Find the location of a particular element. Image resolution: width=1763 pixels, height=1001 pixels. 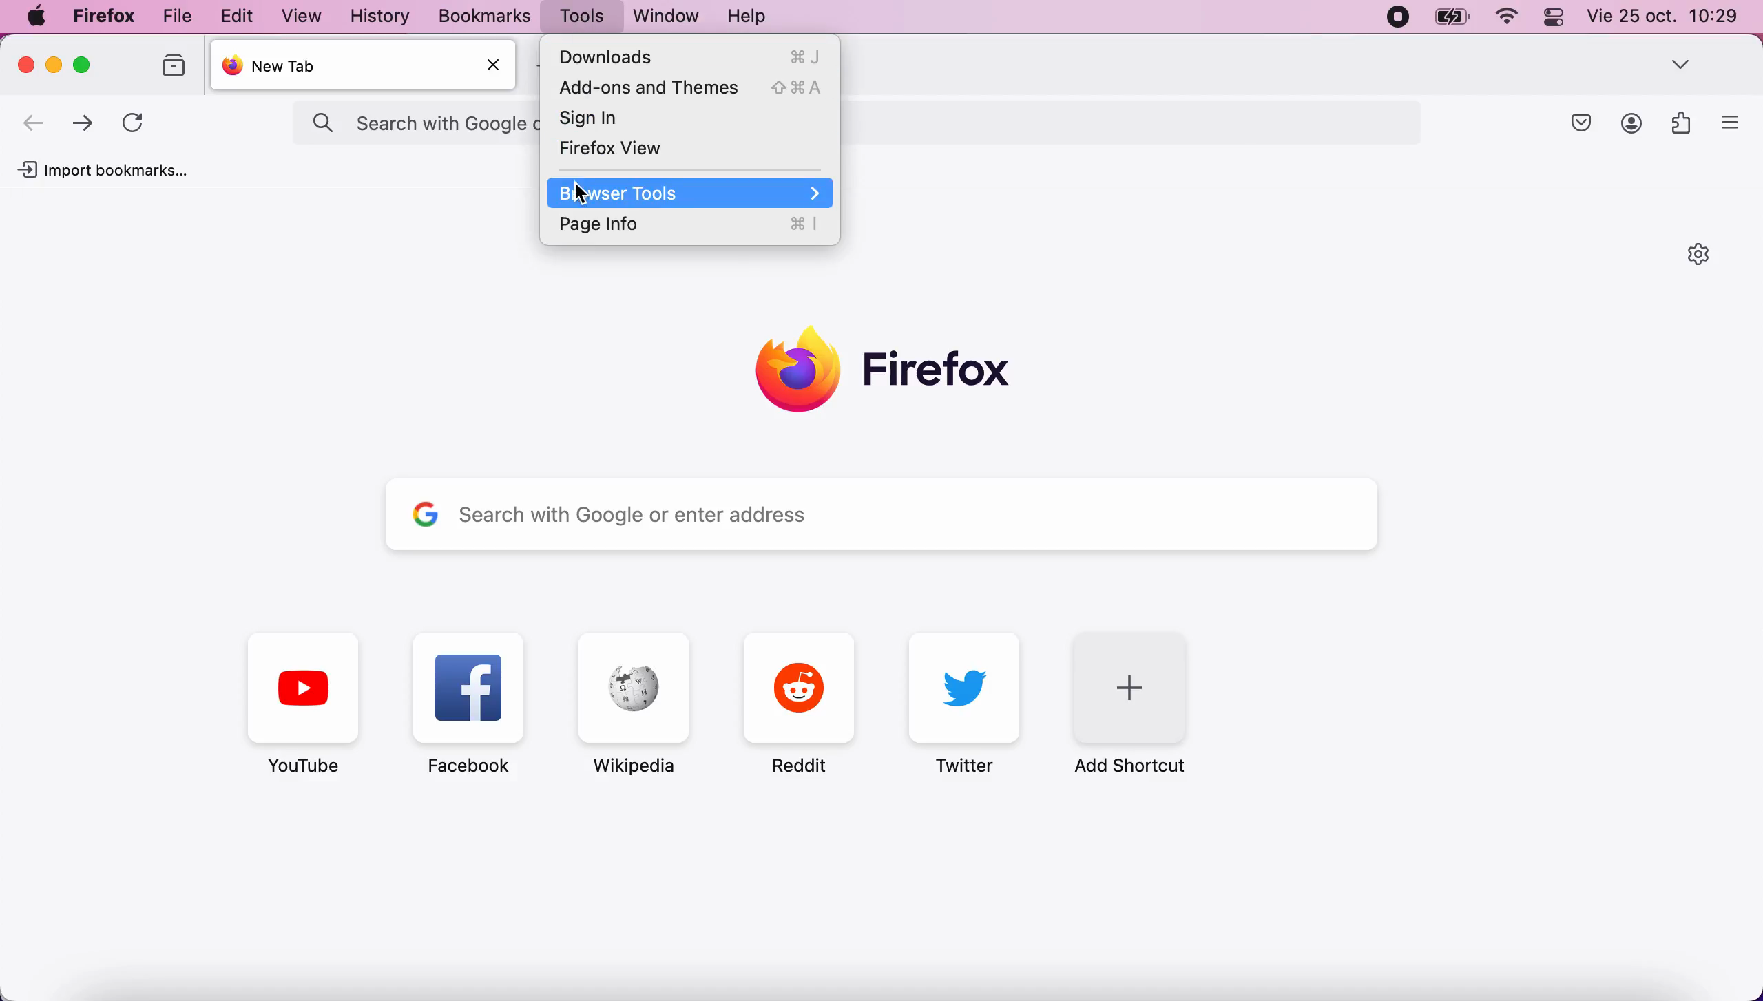

Page Info is located at coordinates (691, 224).